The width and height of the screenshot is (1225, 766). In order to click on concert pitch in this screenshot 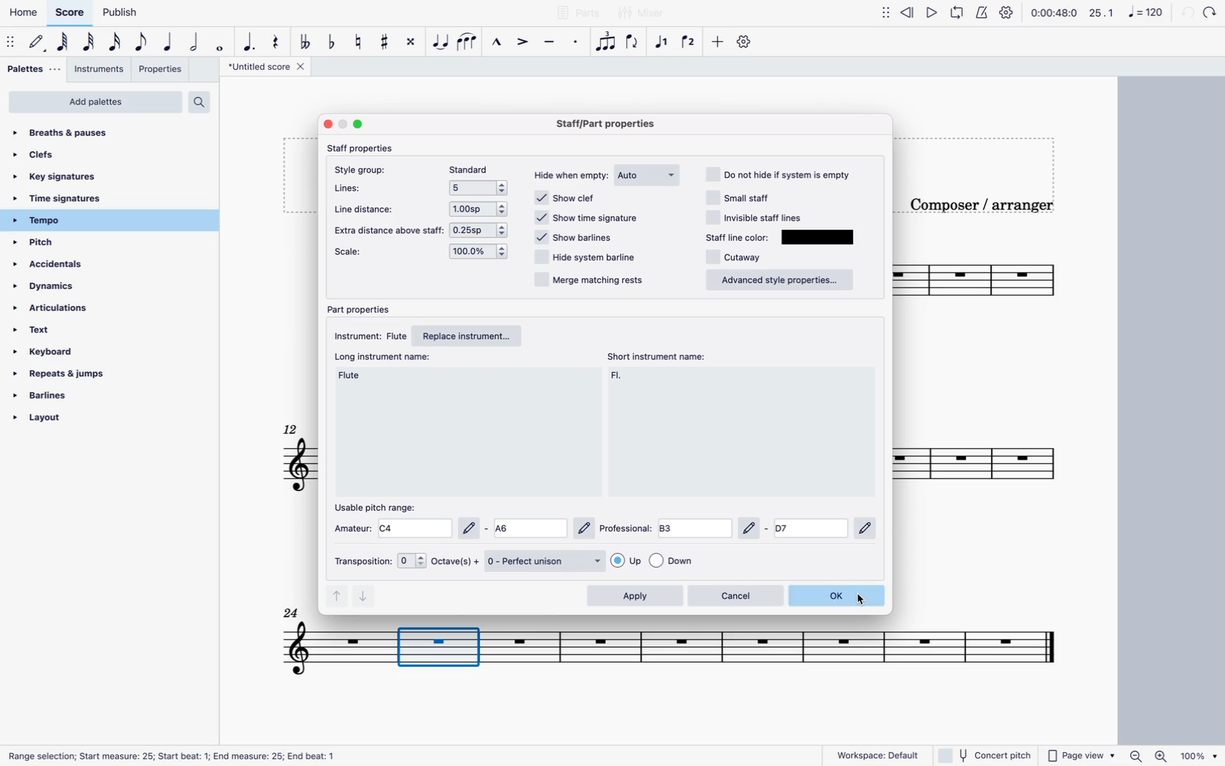, I will do `click(987, 756)`.